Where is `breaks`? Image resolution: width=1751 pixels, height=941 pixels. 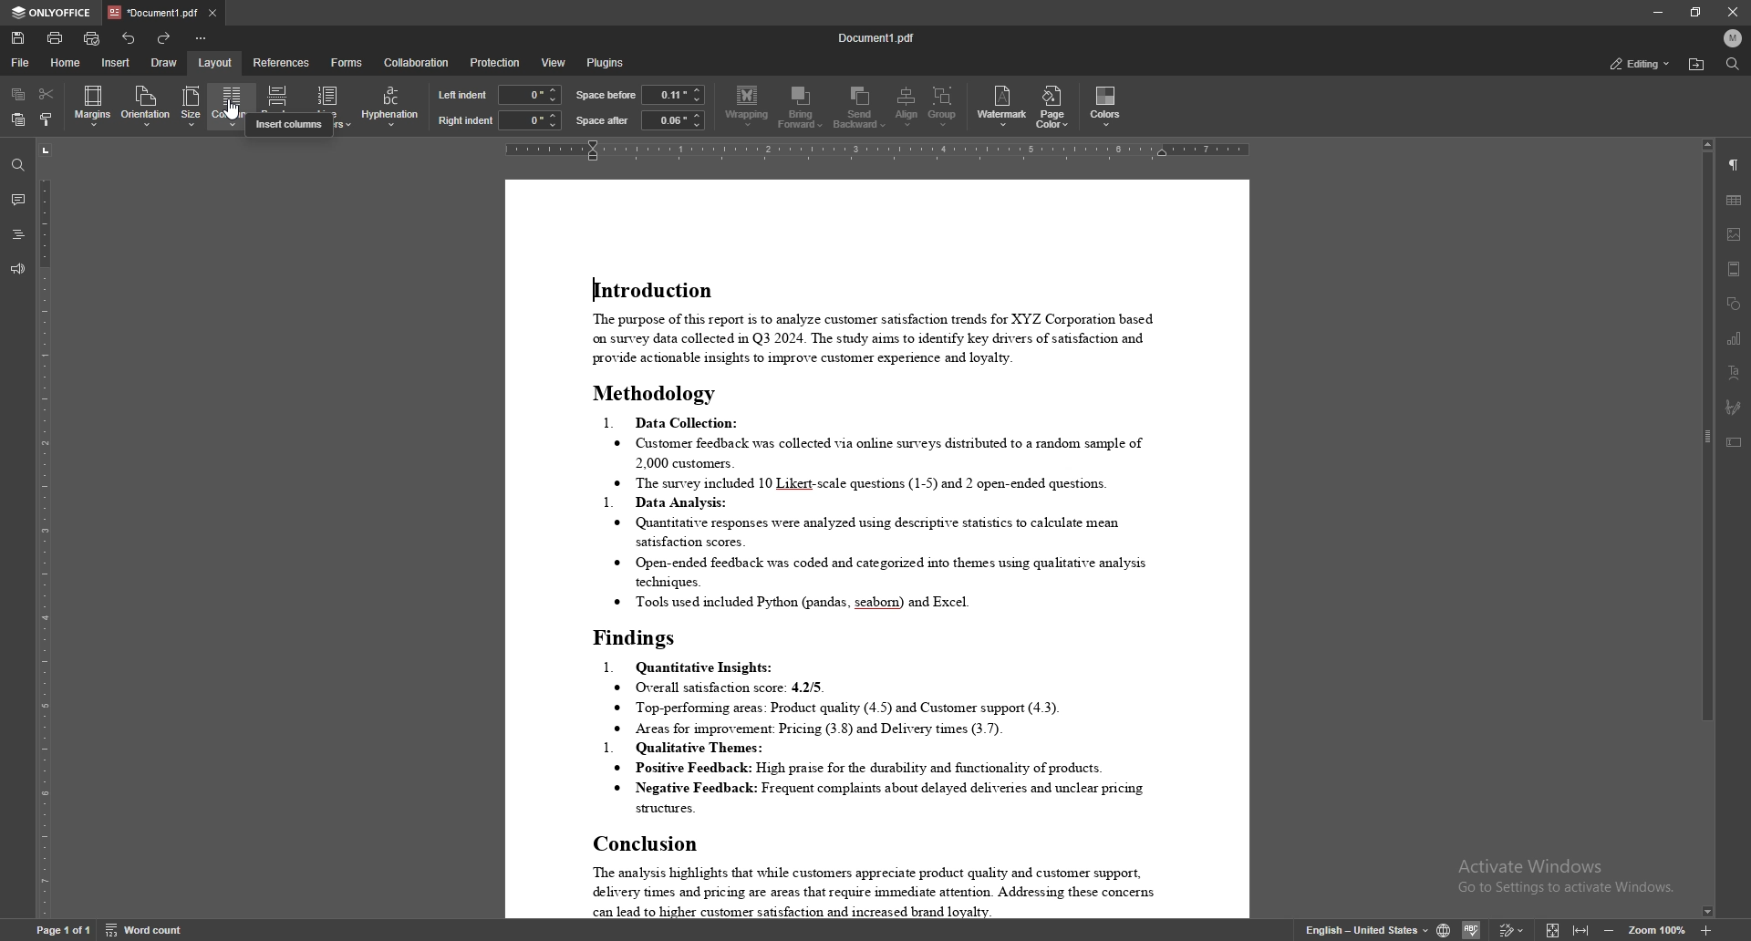
breaks is located at coordinates (279, 106).